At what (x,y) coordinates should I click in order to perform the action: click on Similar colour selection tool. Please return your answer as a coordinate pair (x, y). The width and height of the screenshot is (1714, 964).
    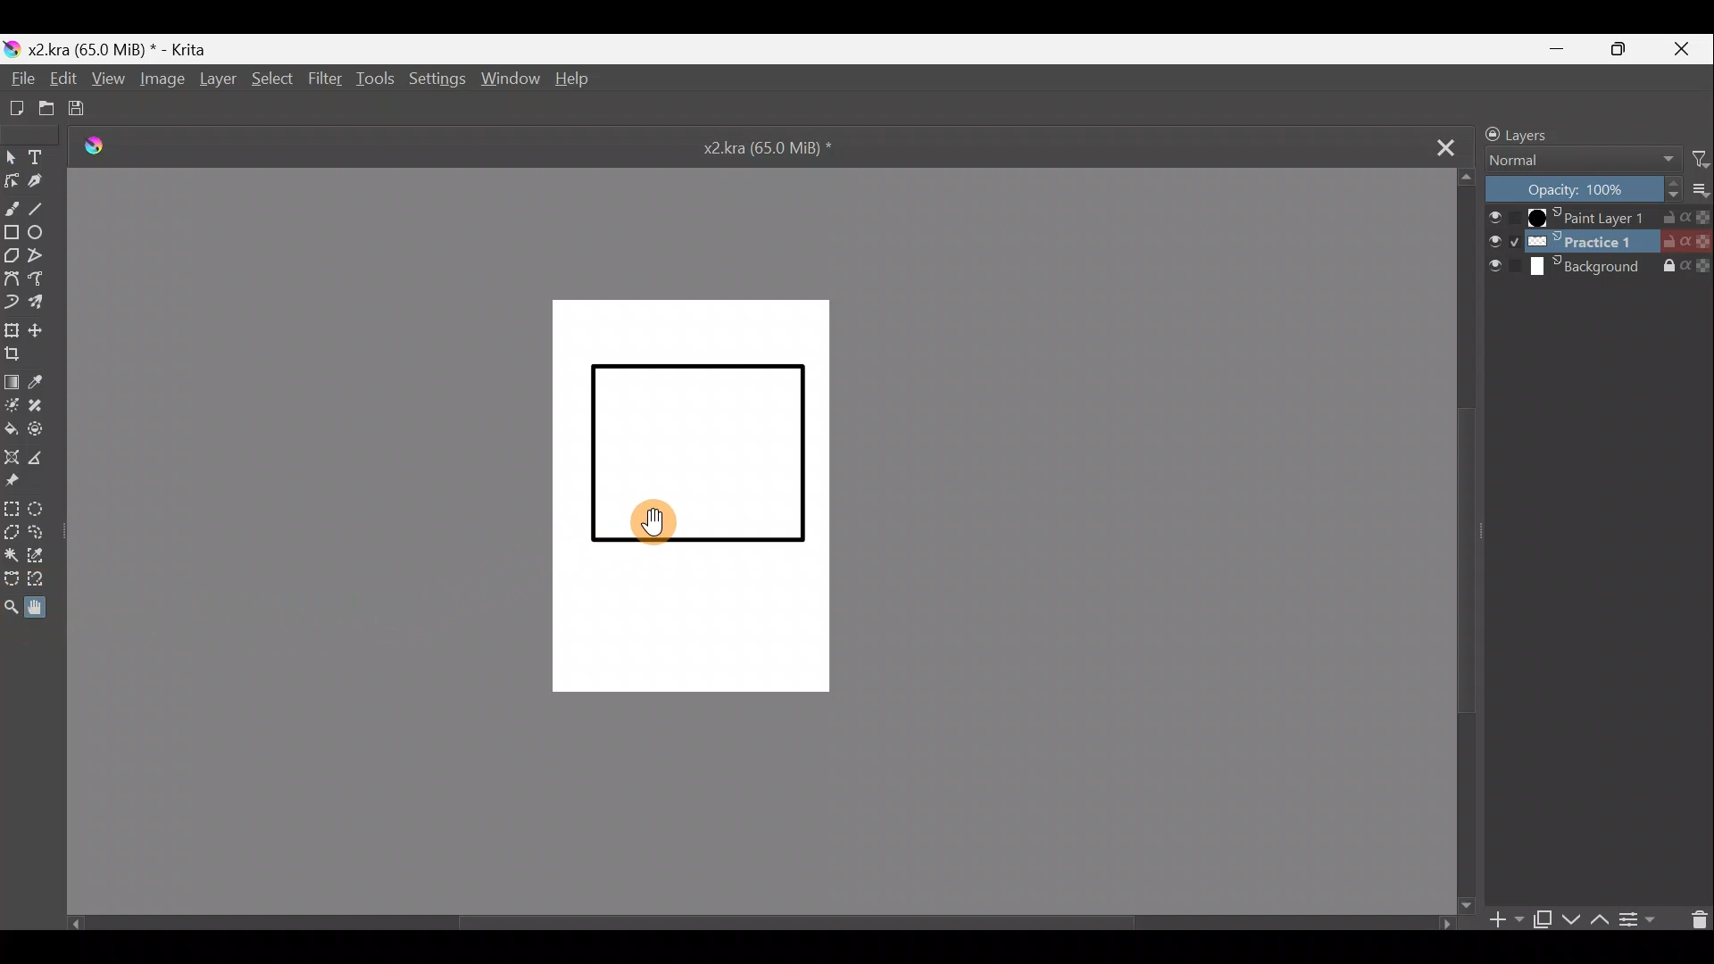
    Looking at the image, I should click on (40, 559).